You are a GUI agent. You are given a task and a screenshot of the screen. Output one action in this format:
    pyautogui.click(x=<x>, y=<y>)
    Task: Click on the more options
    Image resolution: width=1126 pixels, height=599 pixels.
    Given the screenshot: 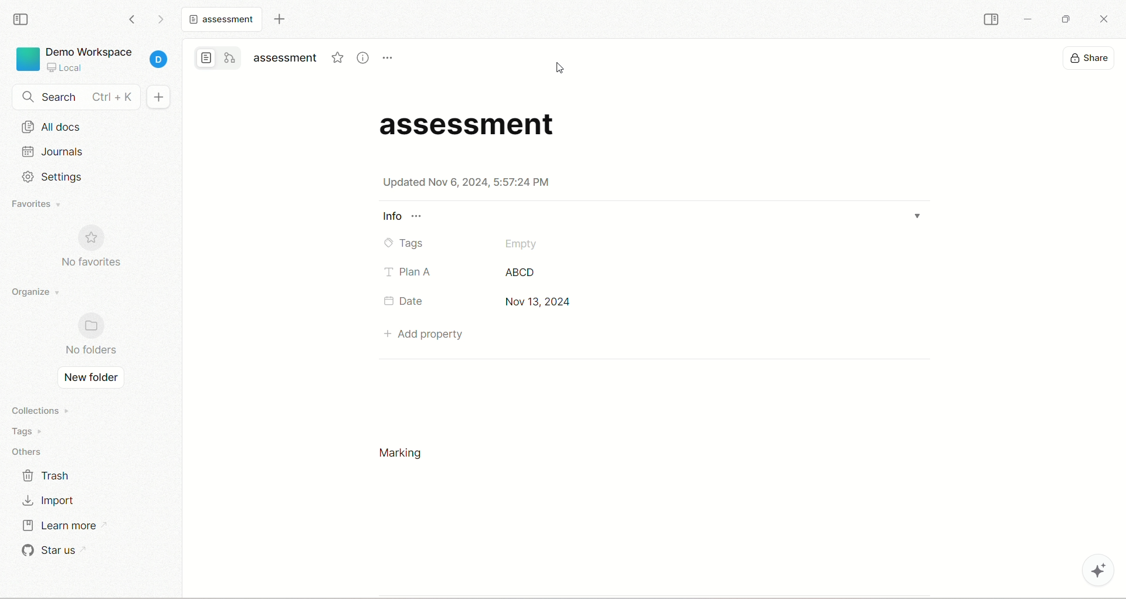 What is the action you would take?
    pyautogui.click(x=388, y=57)
    